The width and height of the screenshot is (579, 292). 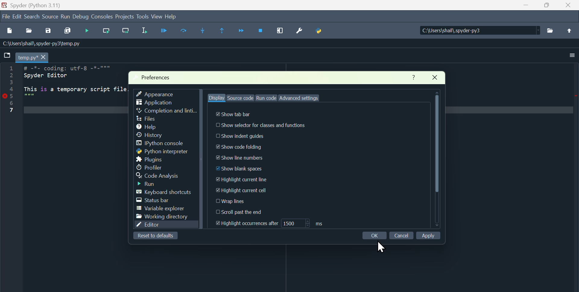 I want to click on Close, so click(x=438, y=76).